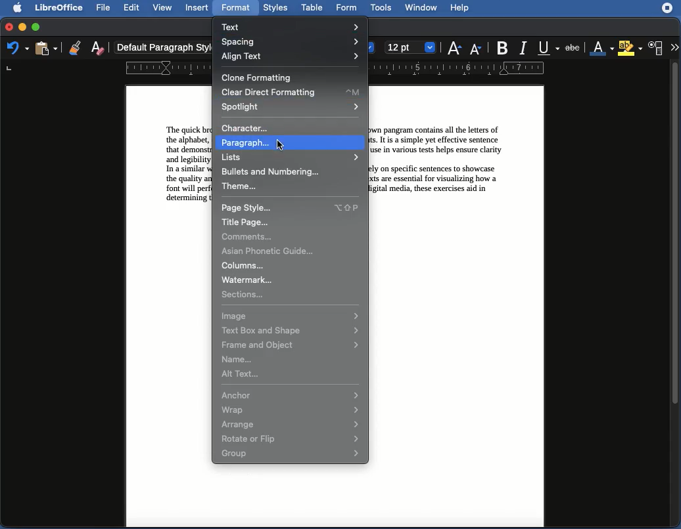 The height and width of the screenshot is (529, 681). What do you see at coordinates (281, 172) in the screenshot?
I see `Bullters and numbering` at bounding box center [281, 172].